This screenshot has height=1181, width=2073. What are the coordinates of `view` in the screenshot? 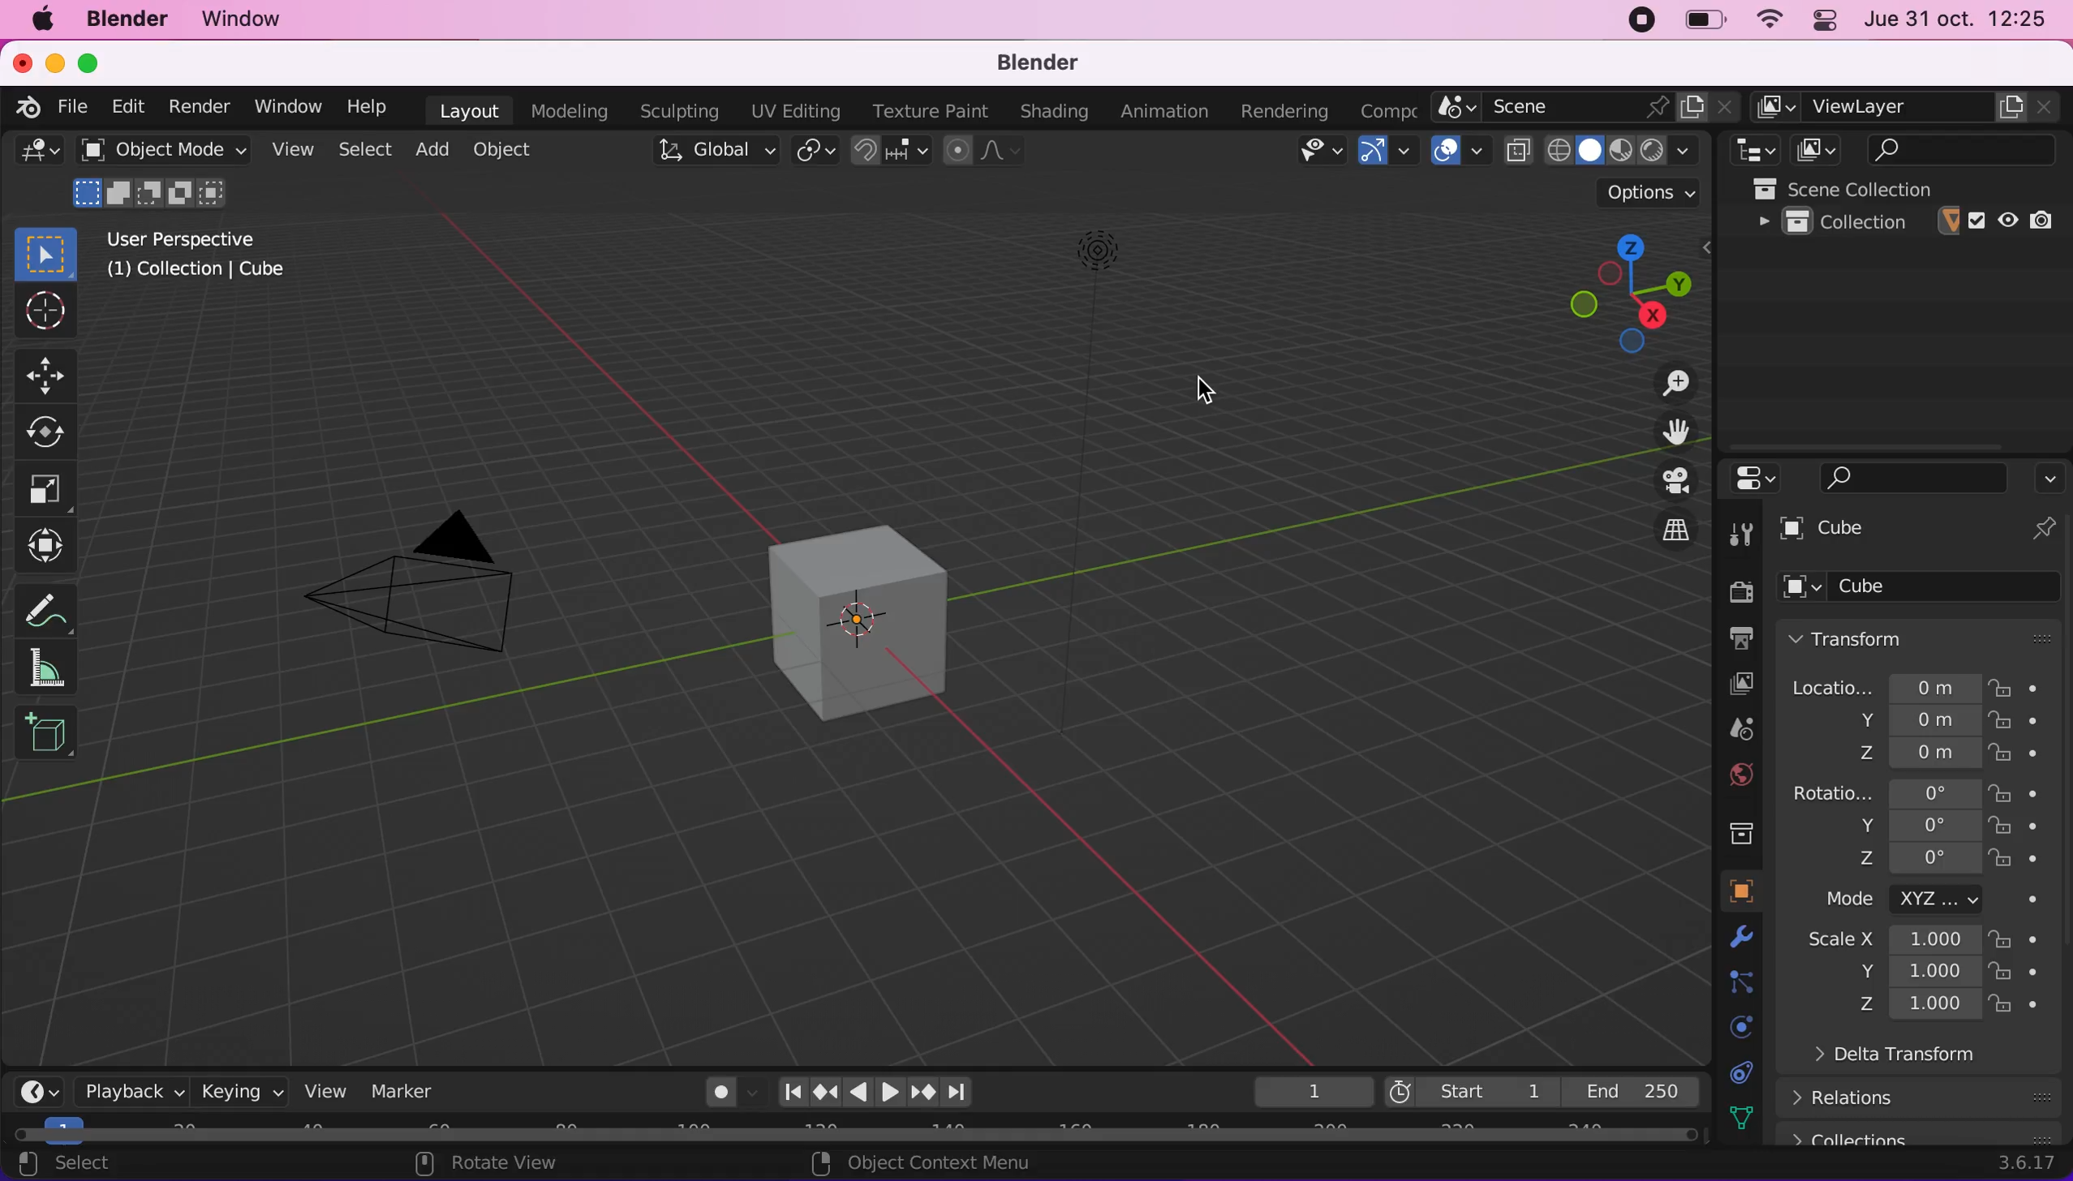 It's located at (324, 1089).